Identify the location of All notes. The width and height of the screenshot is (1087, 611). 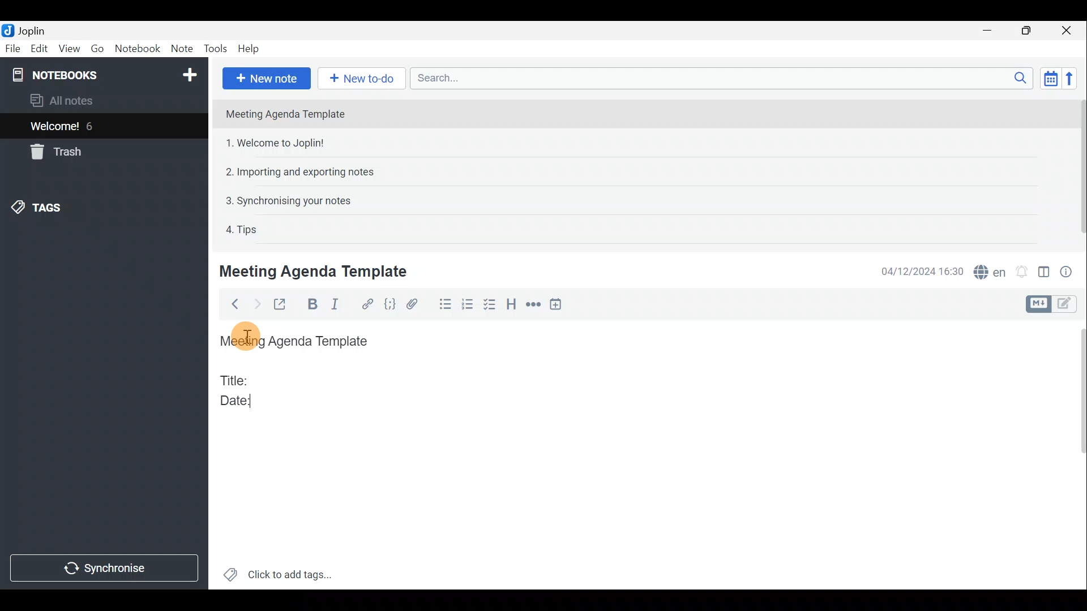
(80, 100).